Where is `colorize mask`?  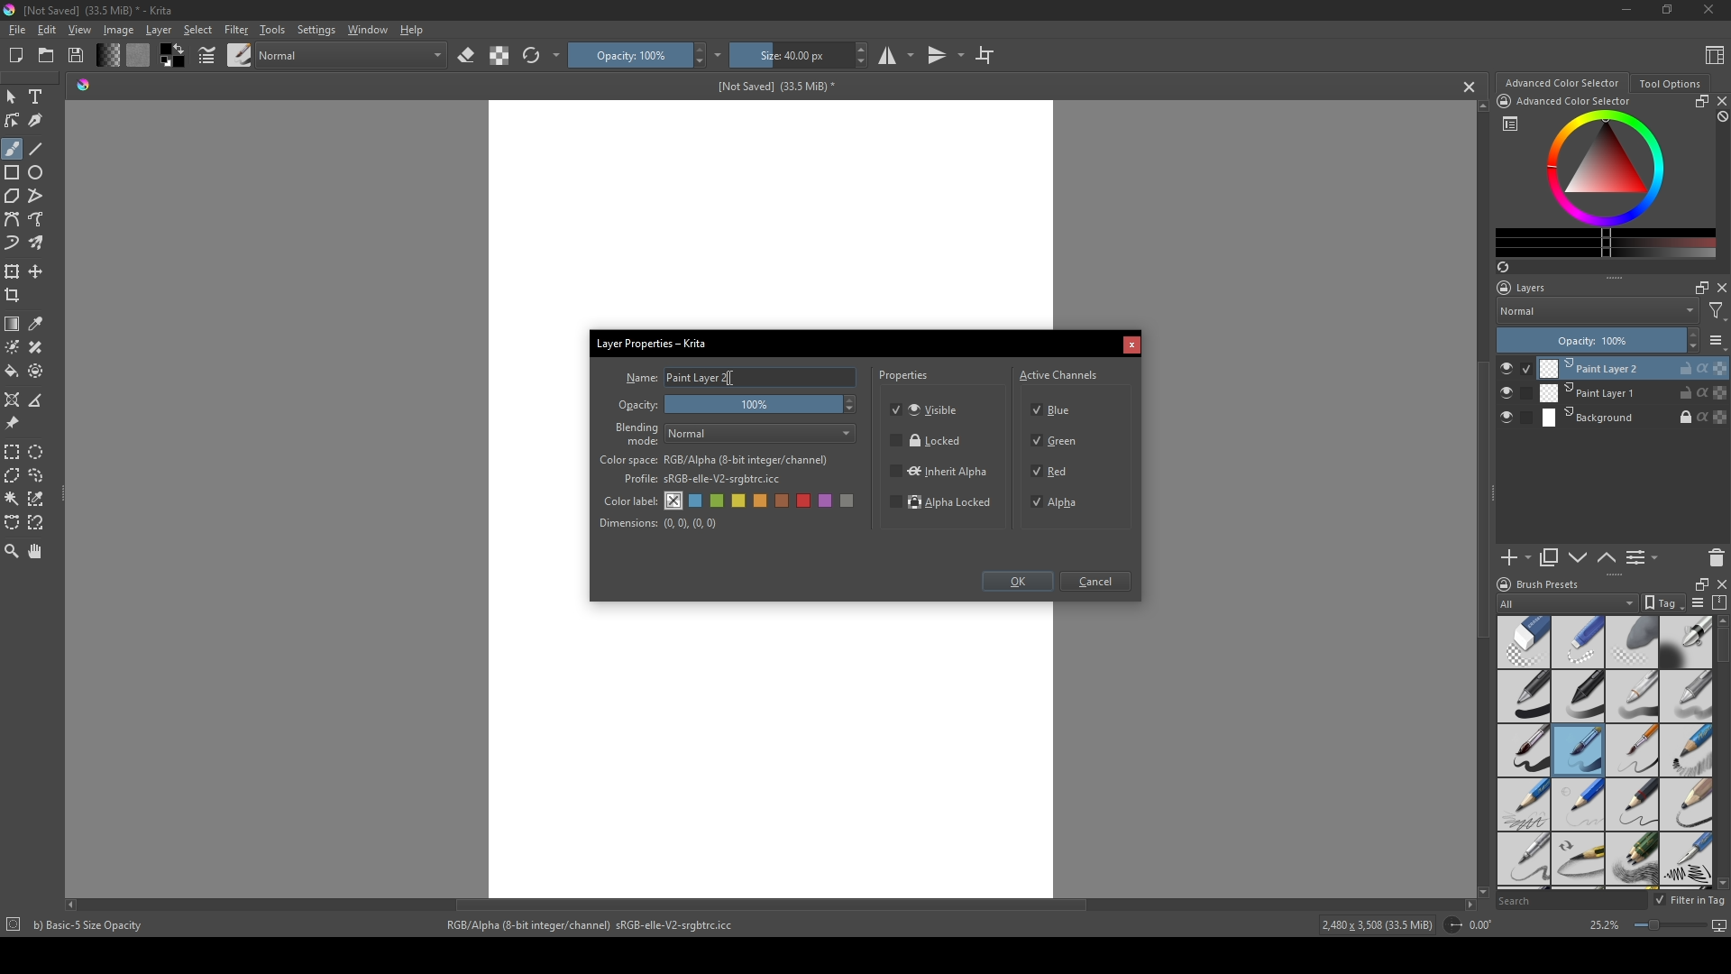 colorize mask is located at coordinates (13, 346).